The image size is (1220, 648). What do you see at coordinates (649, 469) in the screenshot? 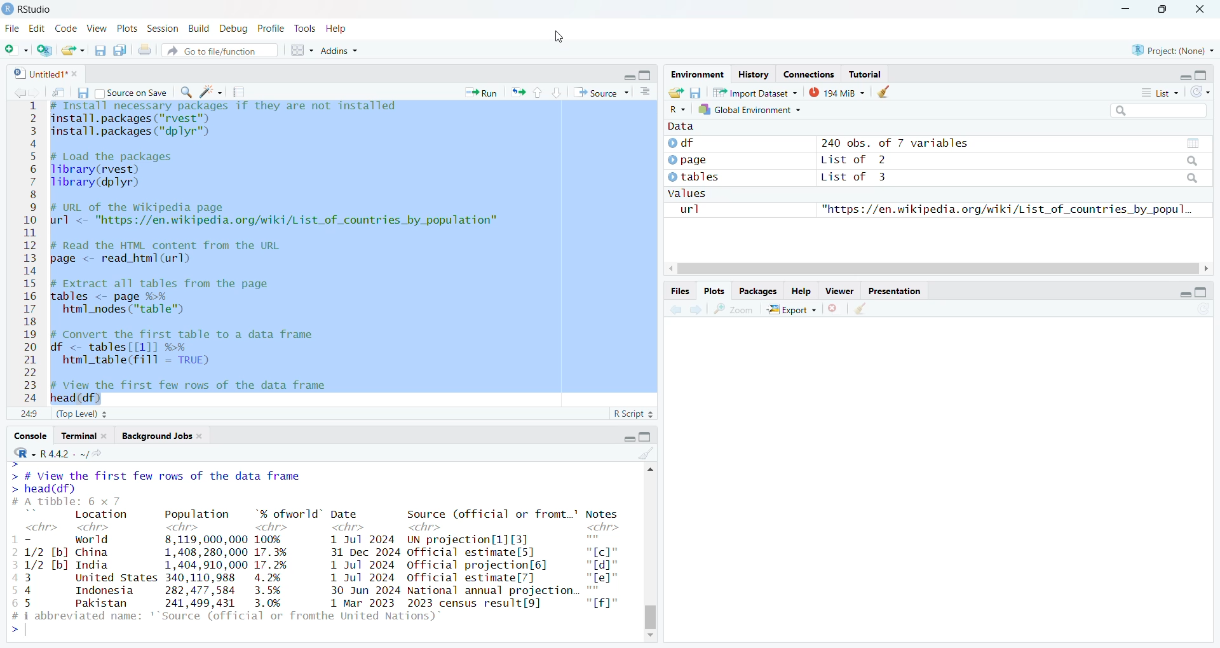
I see `scroll up` at bounding box center [649, 469].